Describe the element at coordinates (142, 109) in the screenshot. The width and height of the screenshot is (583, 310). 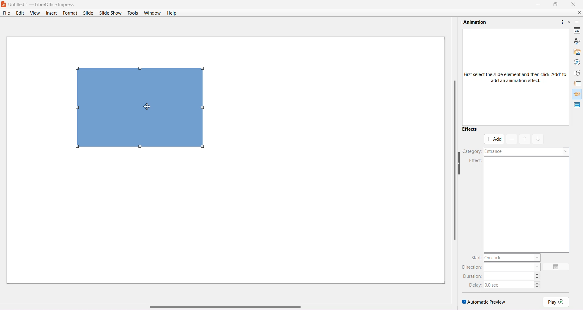
I see `object` at that location.